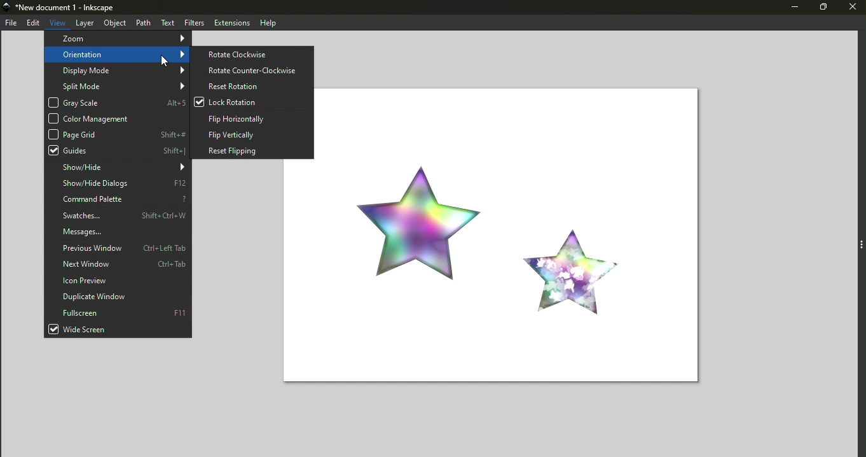 This screenshot has width=866, height=457. I want to click on Rotate counter-clockwise, so click(252, 70).